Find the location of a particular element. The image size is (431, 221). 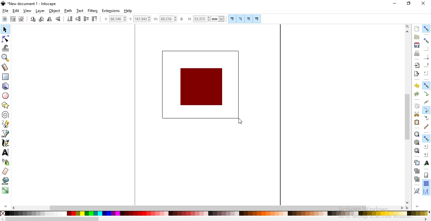

minimize is located at coordinates (395, 4).